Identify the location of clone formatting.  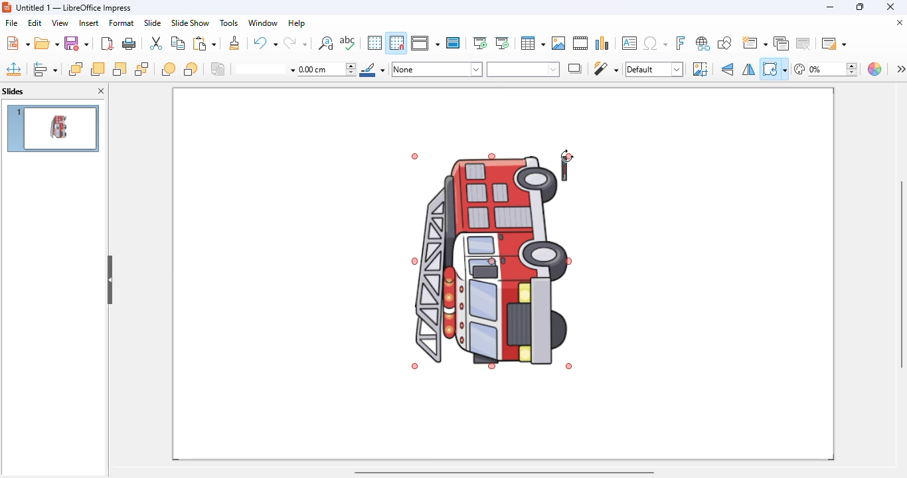
(234, 43).